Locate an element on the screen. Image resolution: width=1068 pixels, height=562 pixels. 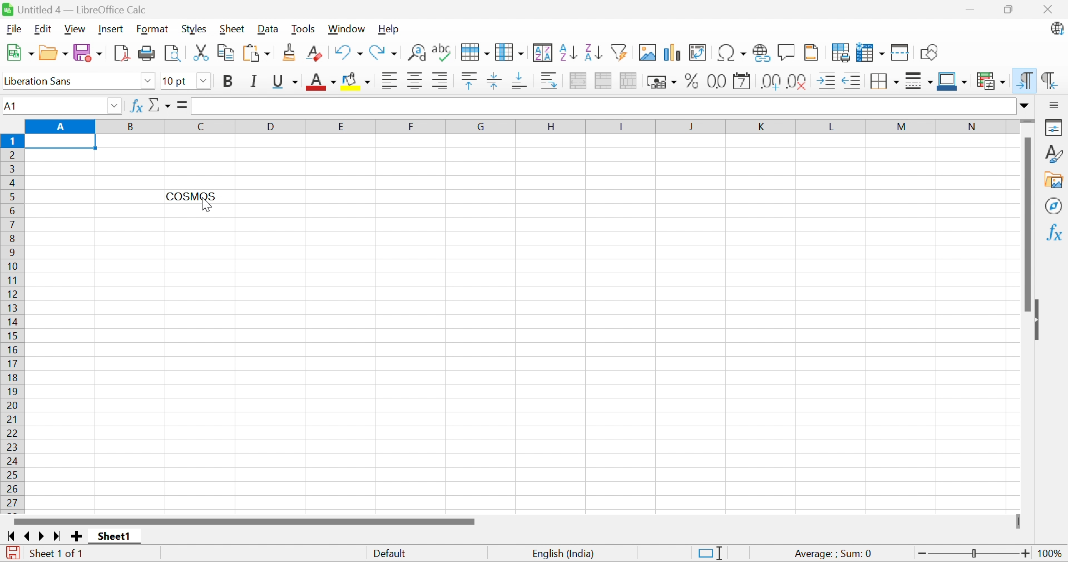
Insert is located at coordinates (112, 28).